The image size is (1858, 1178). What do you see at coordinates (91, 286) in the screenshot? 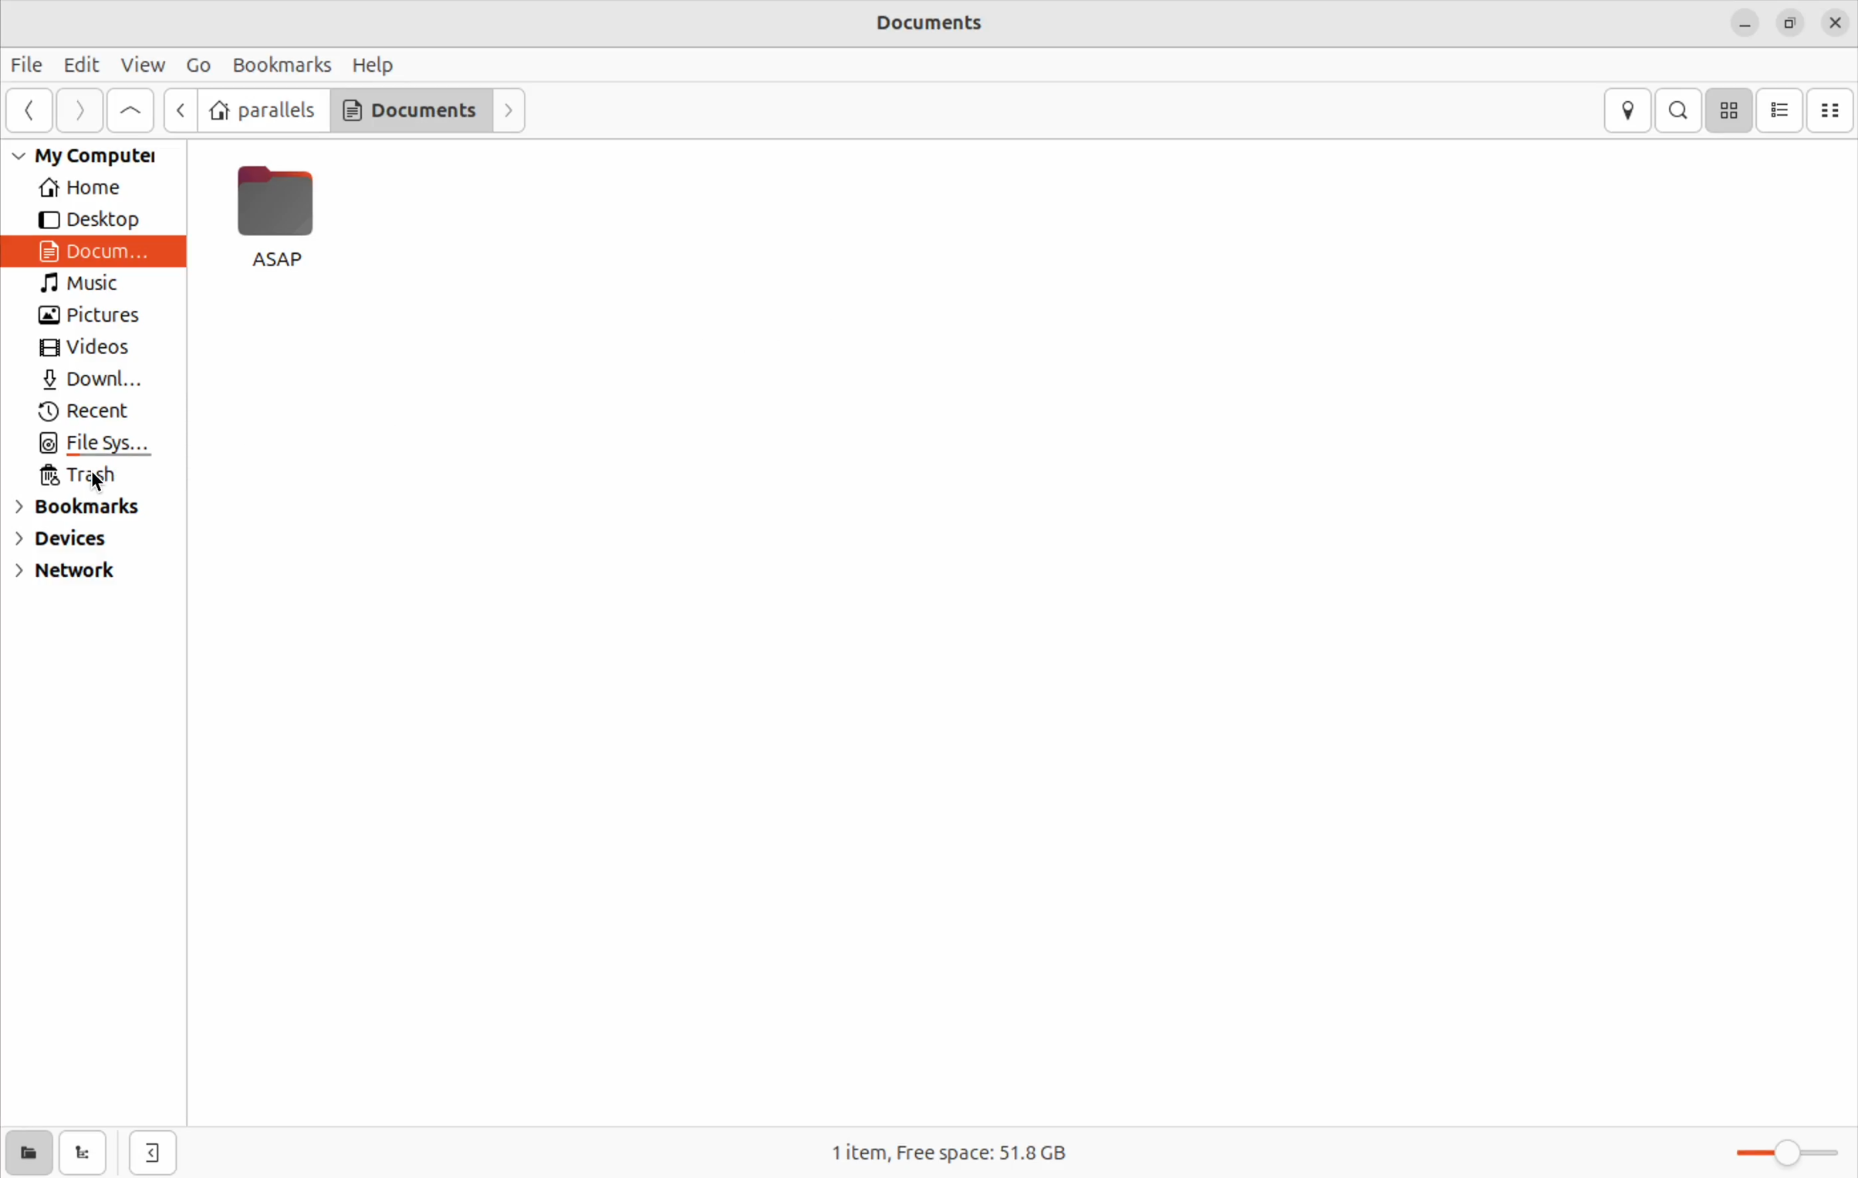
I see `music` at bounding box center [91, 286].